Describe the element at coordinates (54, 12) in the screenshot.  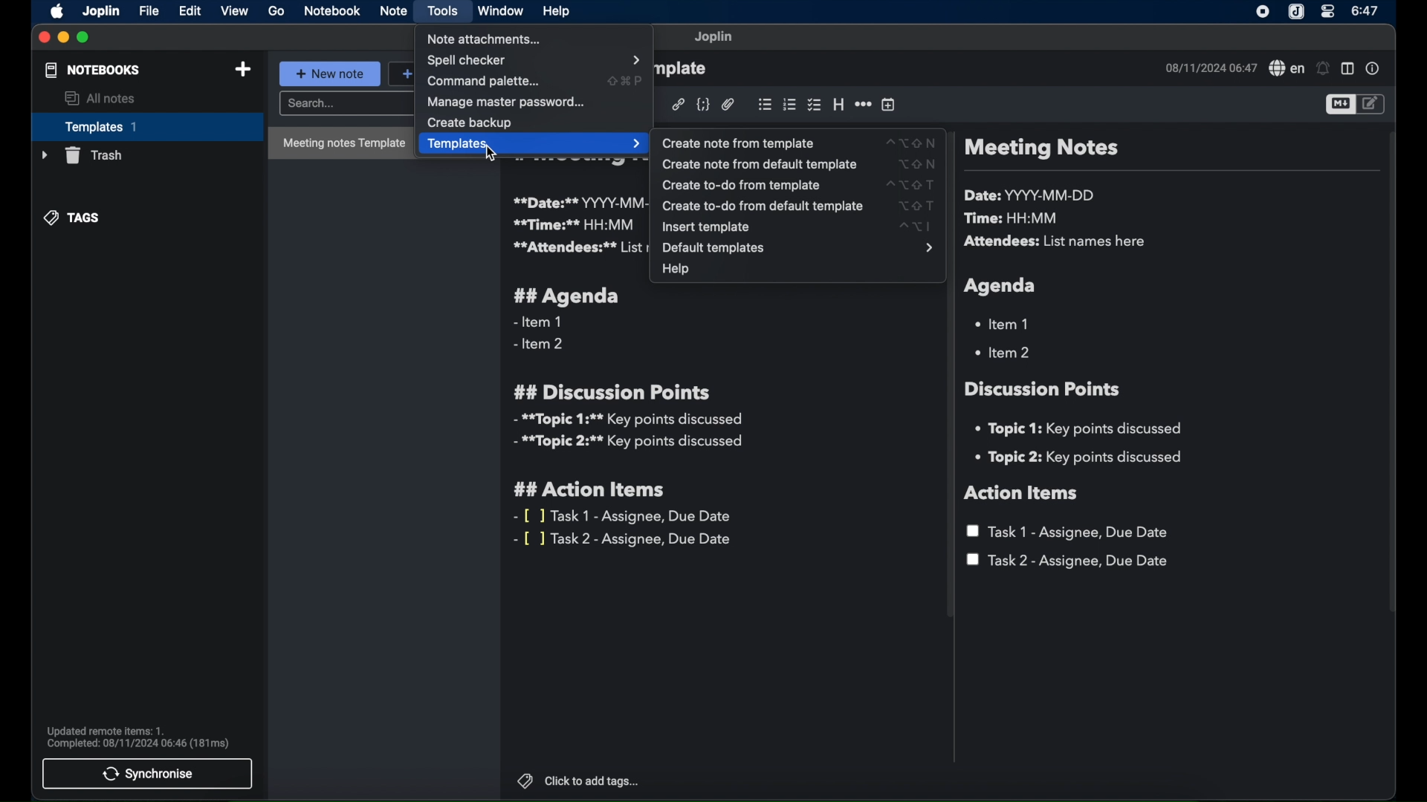
I see `apple icon` at that location.